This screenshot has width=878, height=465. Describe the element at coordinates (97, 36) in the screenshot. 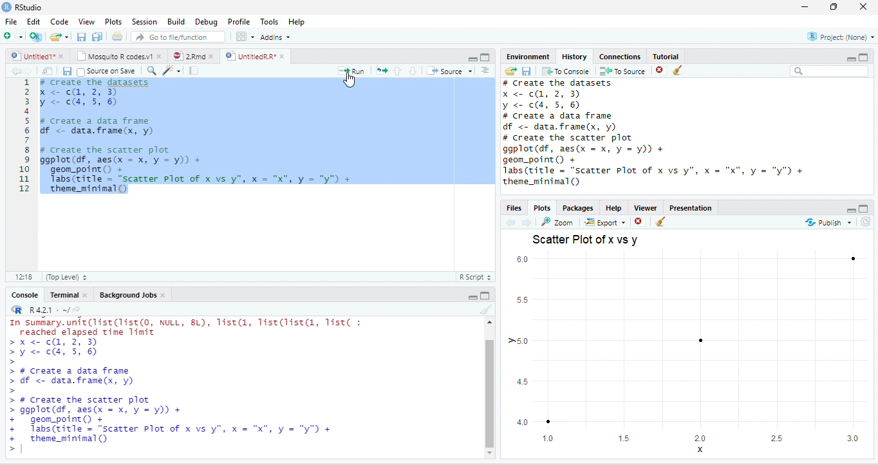

I see `Save all open documents` at that location.